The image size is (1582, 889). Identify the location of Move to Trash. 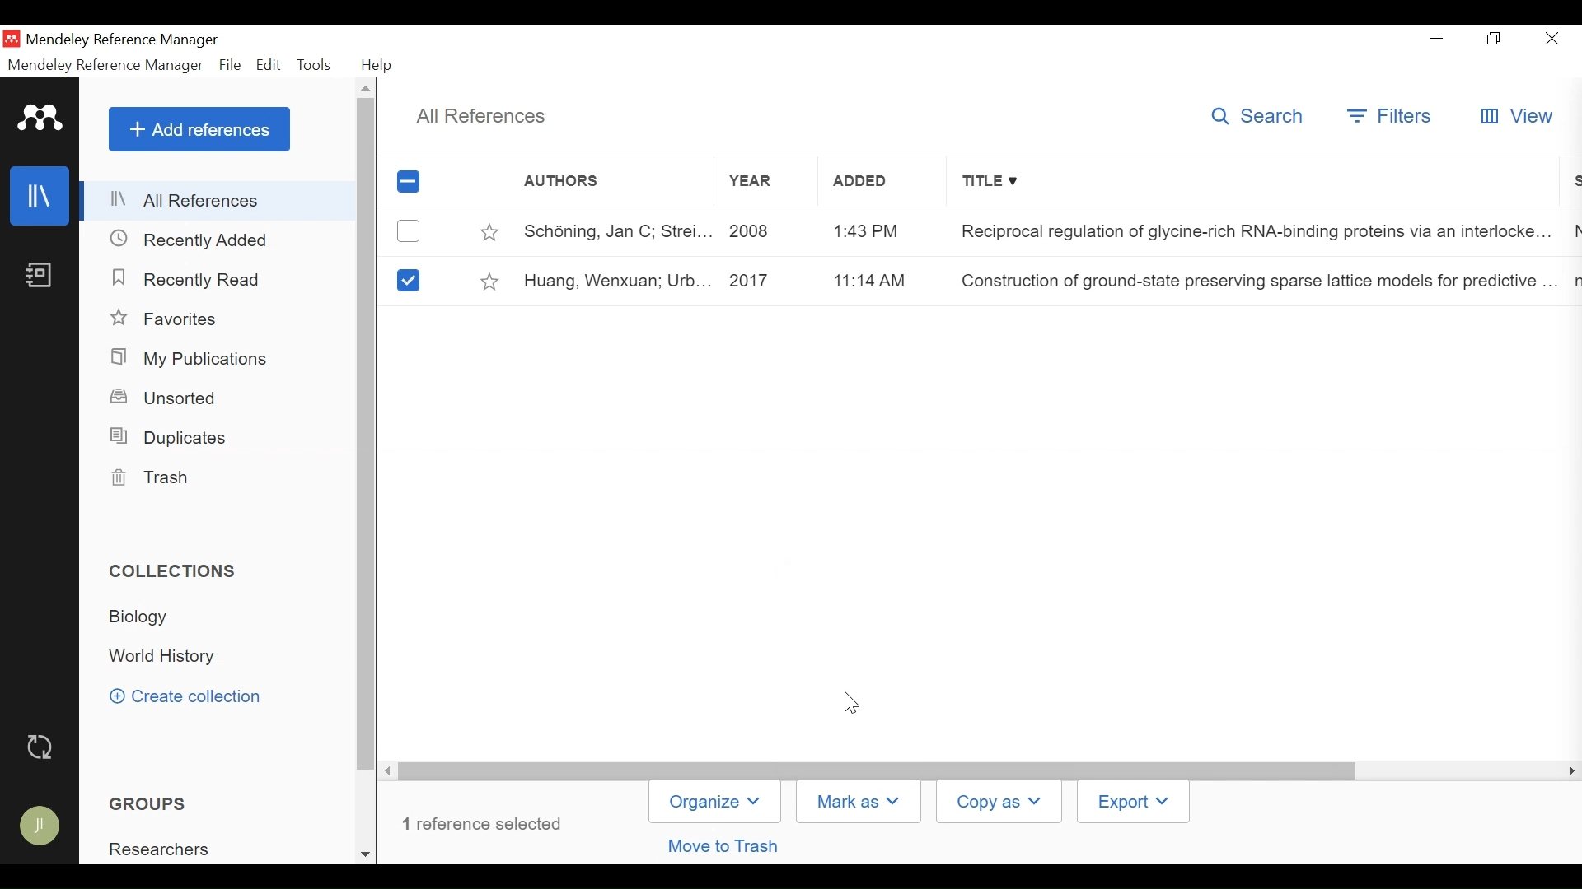
(726, 845).